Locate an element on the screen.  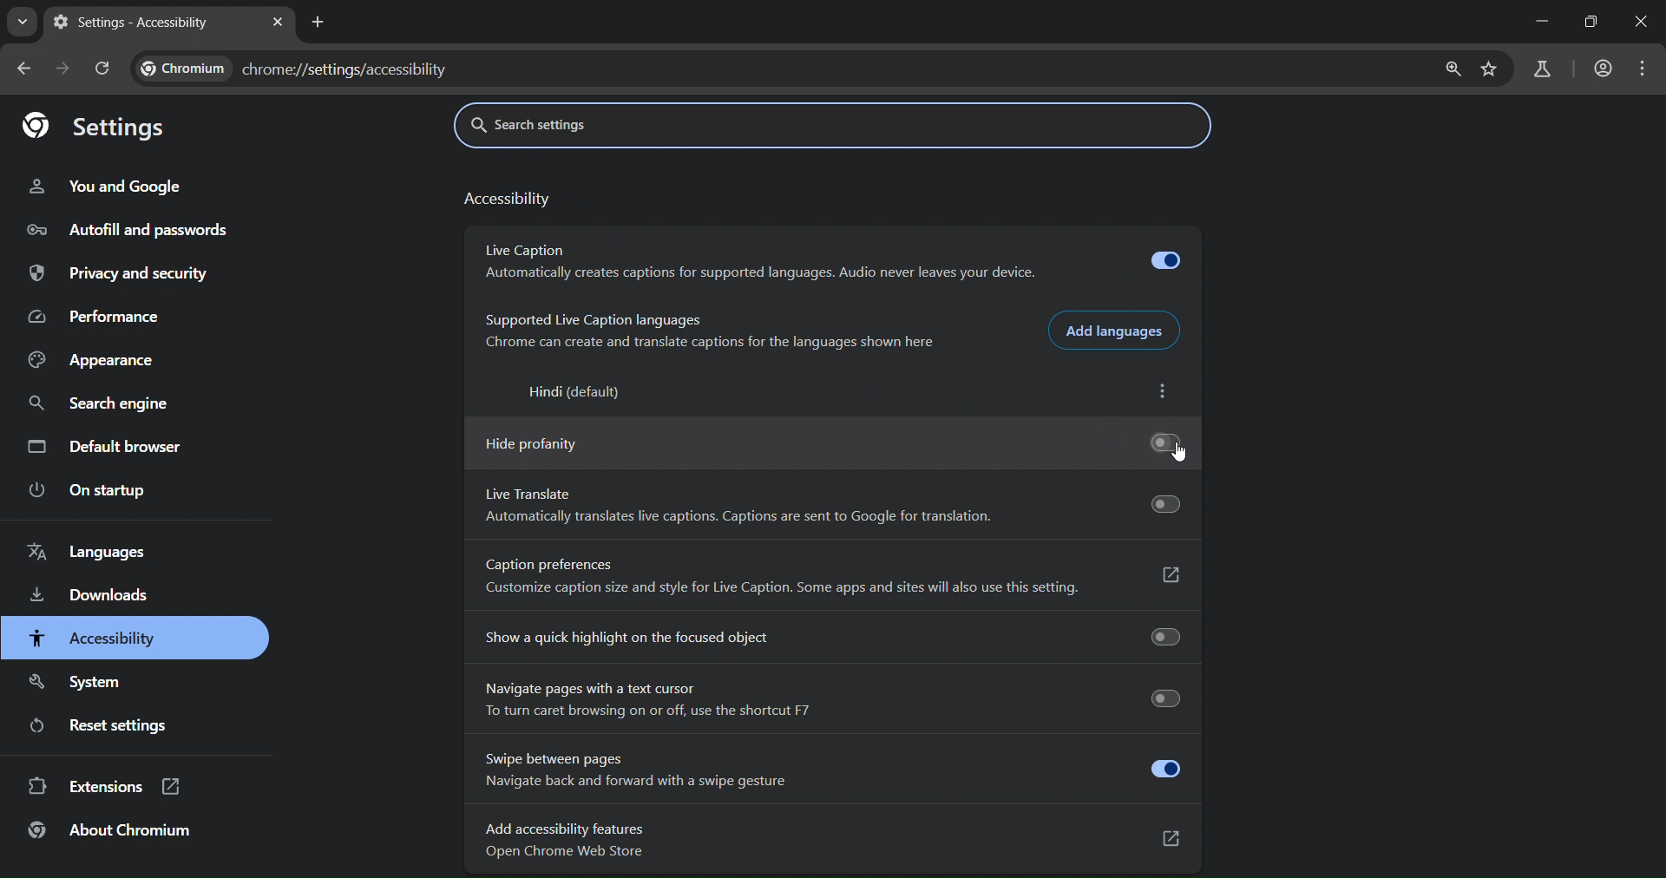
on startup is located at coordinates (88, 491).